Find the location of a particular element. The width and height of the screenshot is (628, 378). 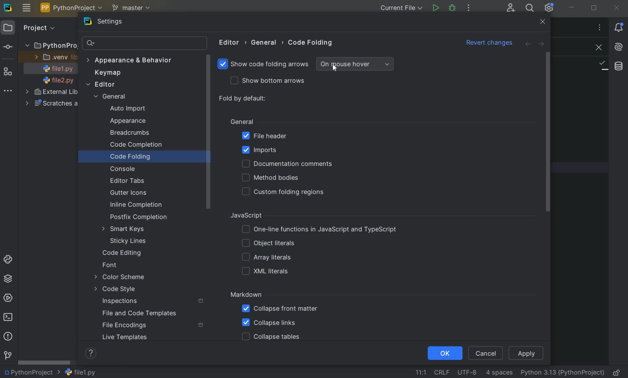

EDITOR is located at coordinates (101, 85).